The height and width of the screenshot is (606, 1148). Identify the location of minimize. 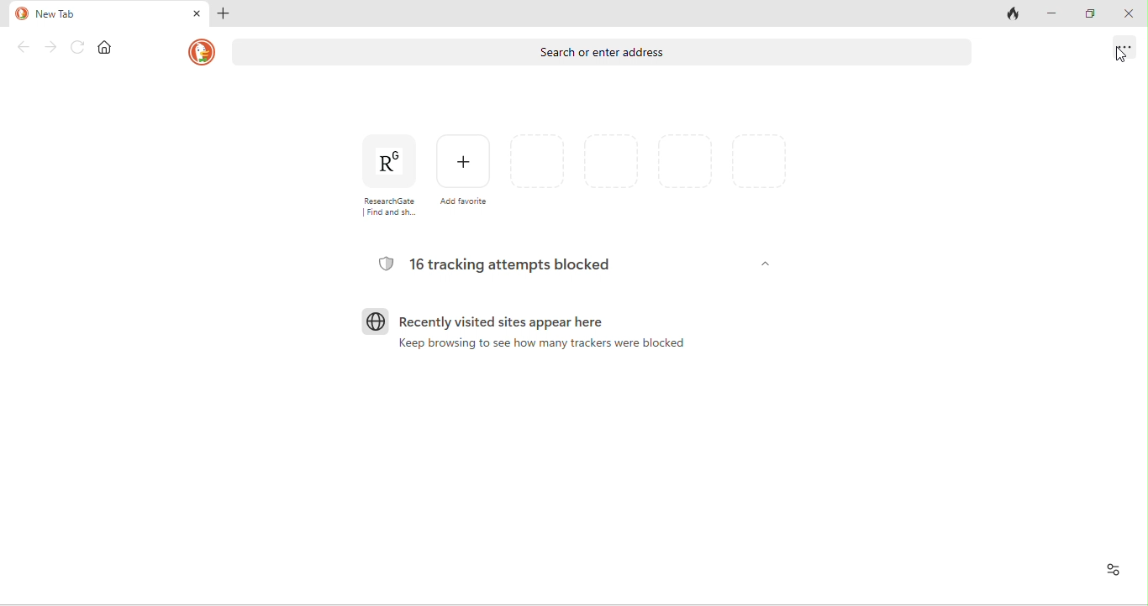
(1058, 15).